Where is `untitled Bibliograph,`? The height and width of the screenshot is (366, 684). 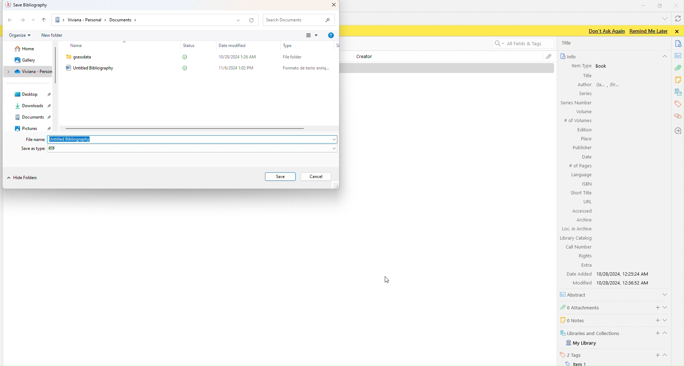
untitled Bibliograph, is located at coordinates (71, 140).